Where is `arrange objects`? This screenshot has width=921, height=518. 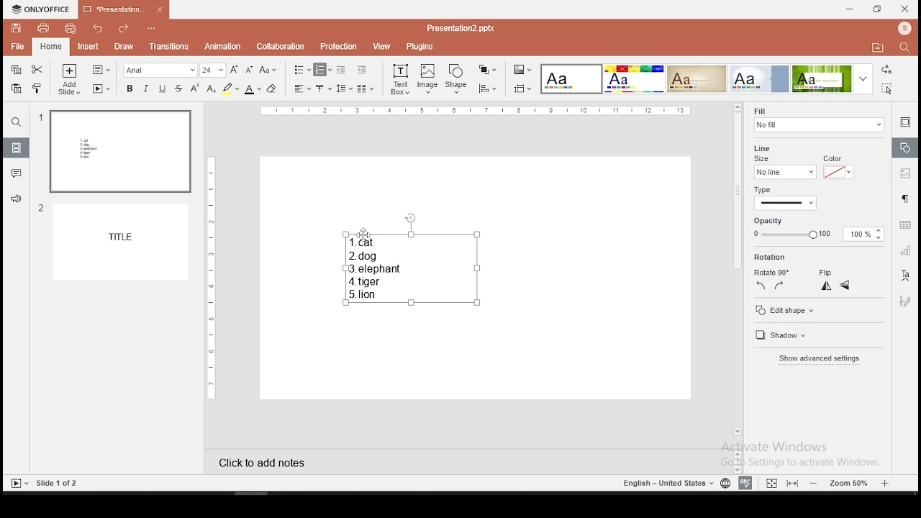 arrange objects is located at coordinates (487, 71).